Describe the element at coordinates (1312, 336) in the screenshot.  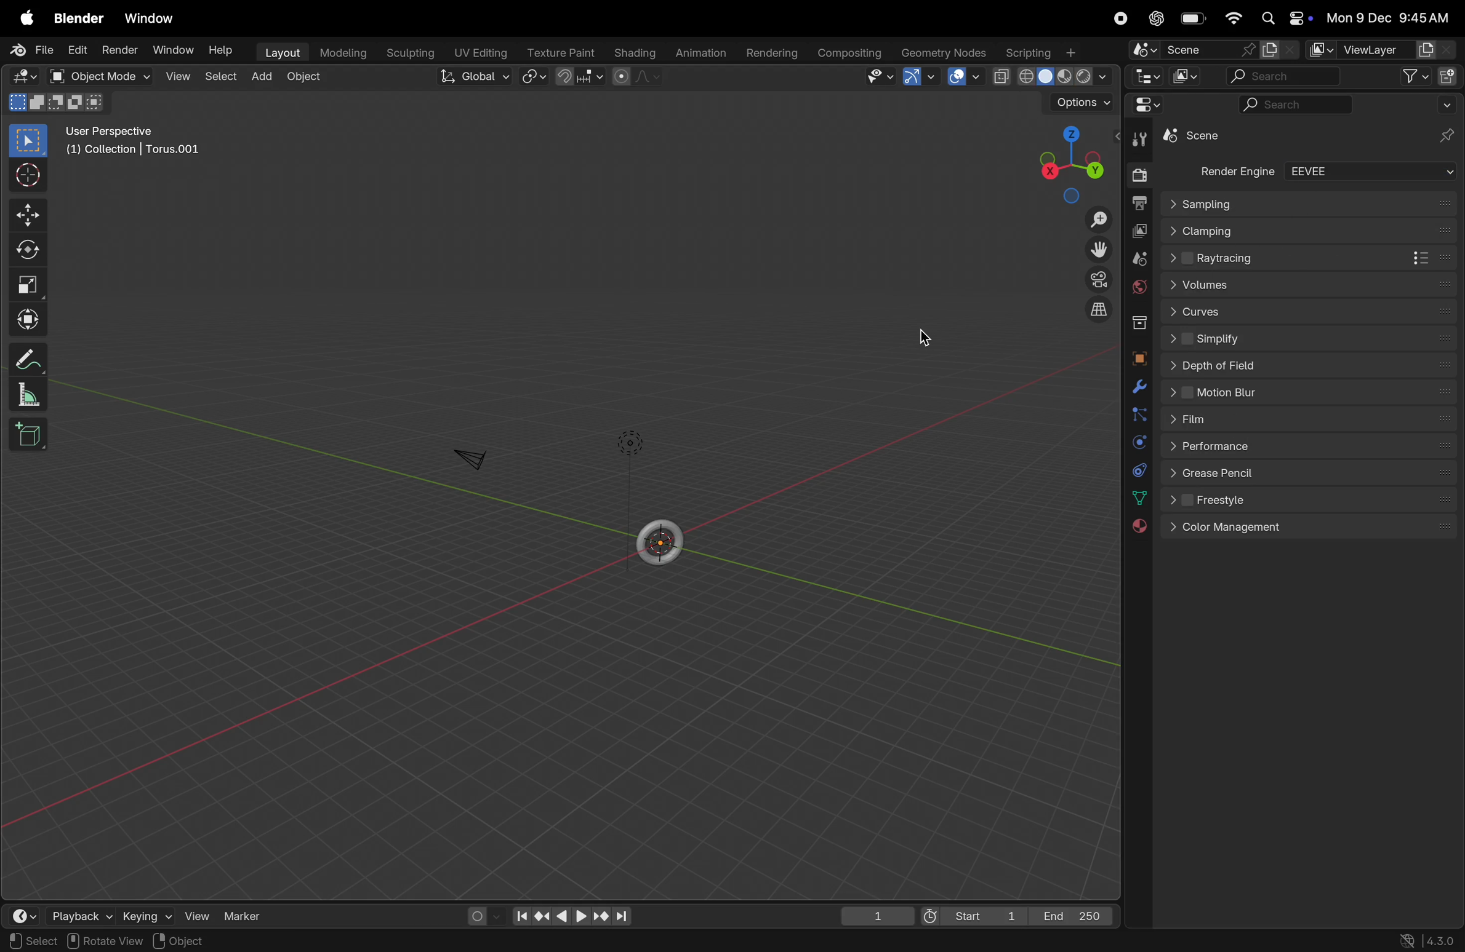
I see `simplify` at that location.